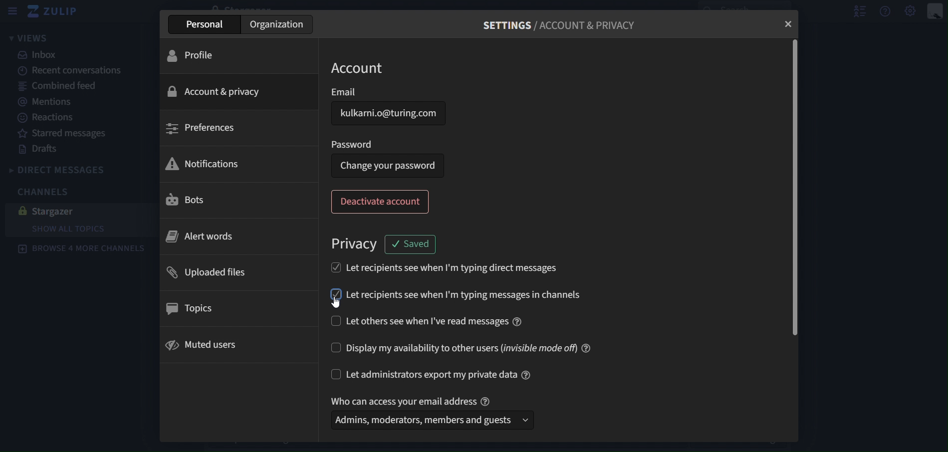 This screenshot has height=452, width=948. What do you see at coordinates (355, 244) in the screenshot?
I see `privacy` at bounding box center [355, 244].